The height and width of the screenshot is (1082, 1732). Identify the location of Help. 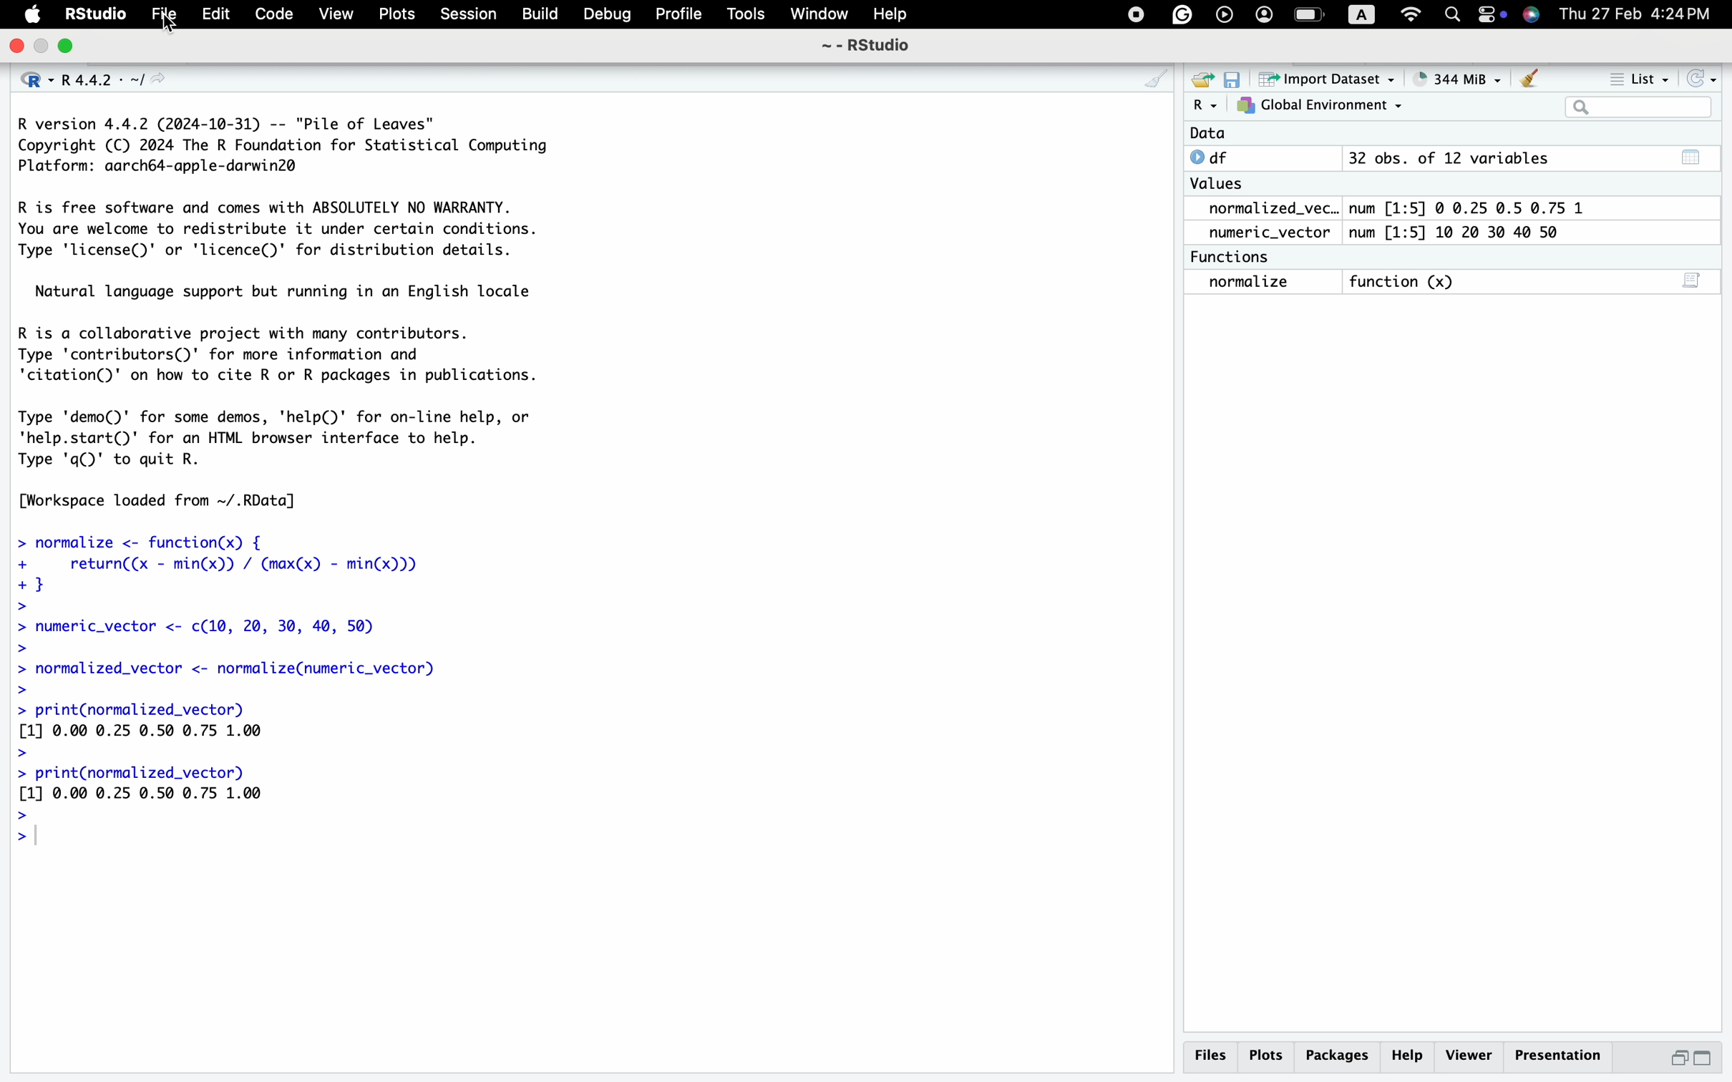
(1407, 1056).